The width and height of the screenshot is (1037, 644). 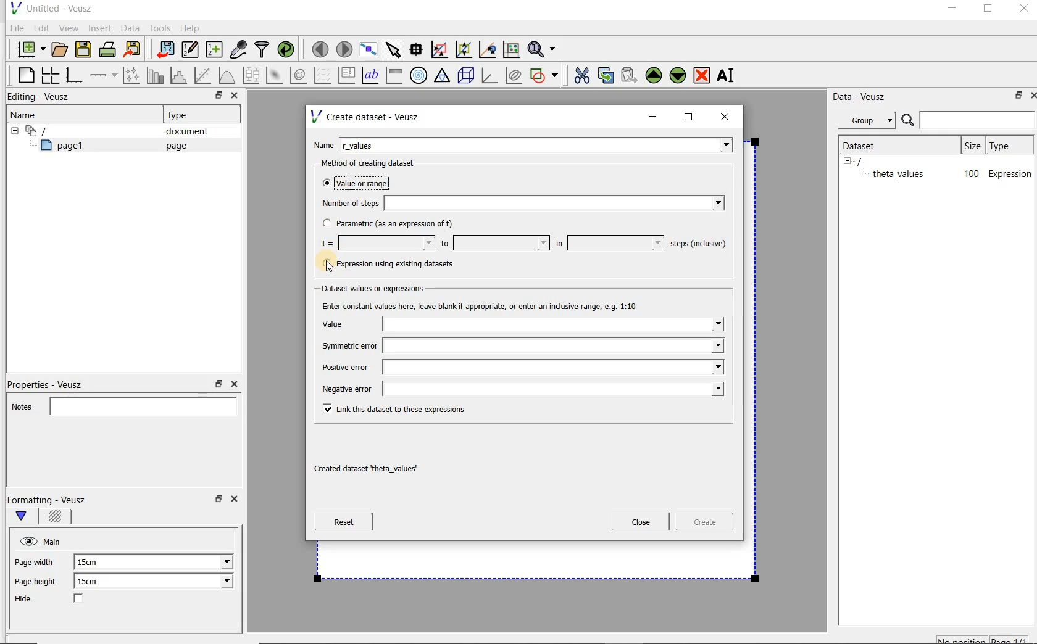 What do you see at coordinates (419, 75) in the screenshot?
I see `polar graph` at bounding box center [419, 75].